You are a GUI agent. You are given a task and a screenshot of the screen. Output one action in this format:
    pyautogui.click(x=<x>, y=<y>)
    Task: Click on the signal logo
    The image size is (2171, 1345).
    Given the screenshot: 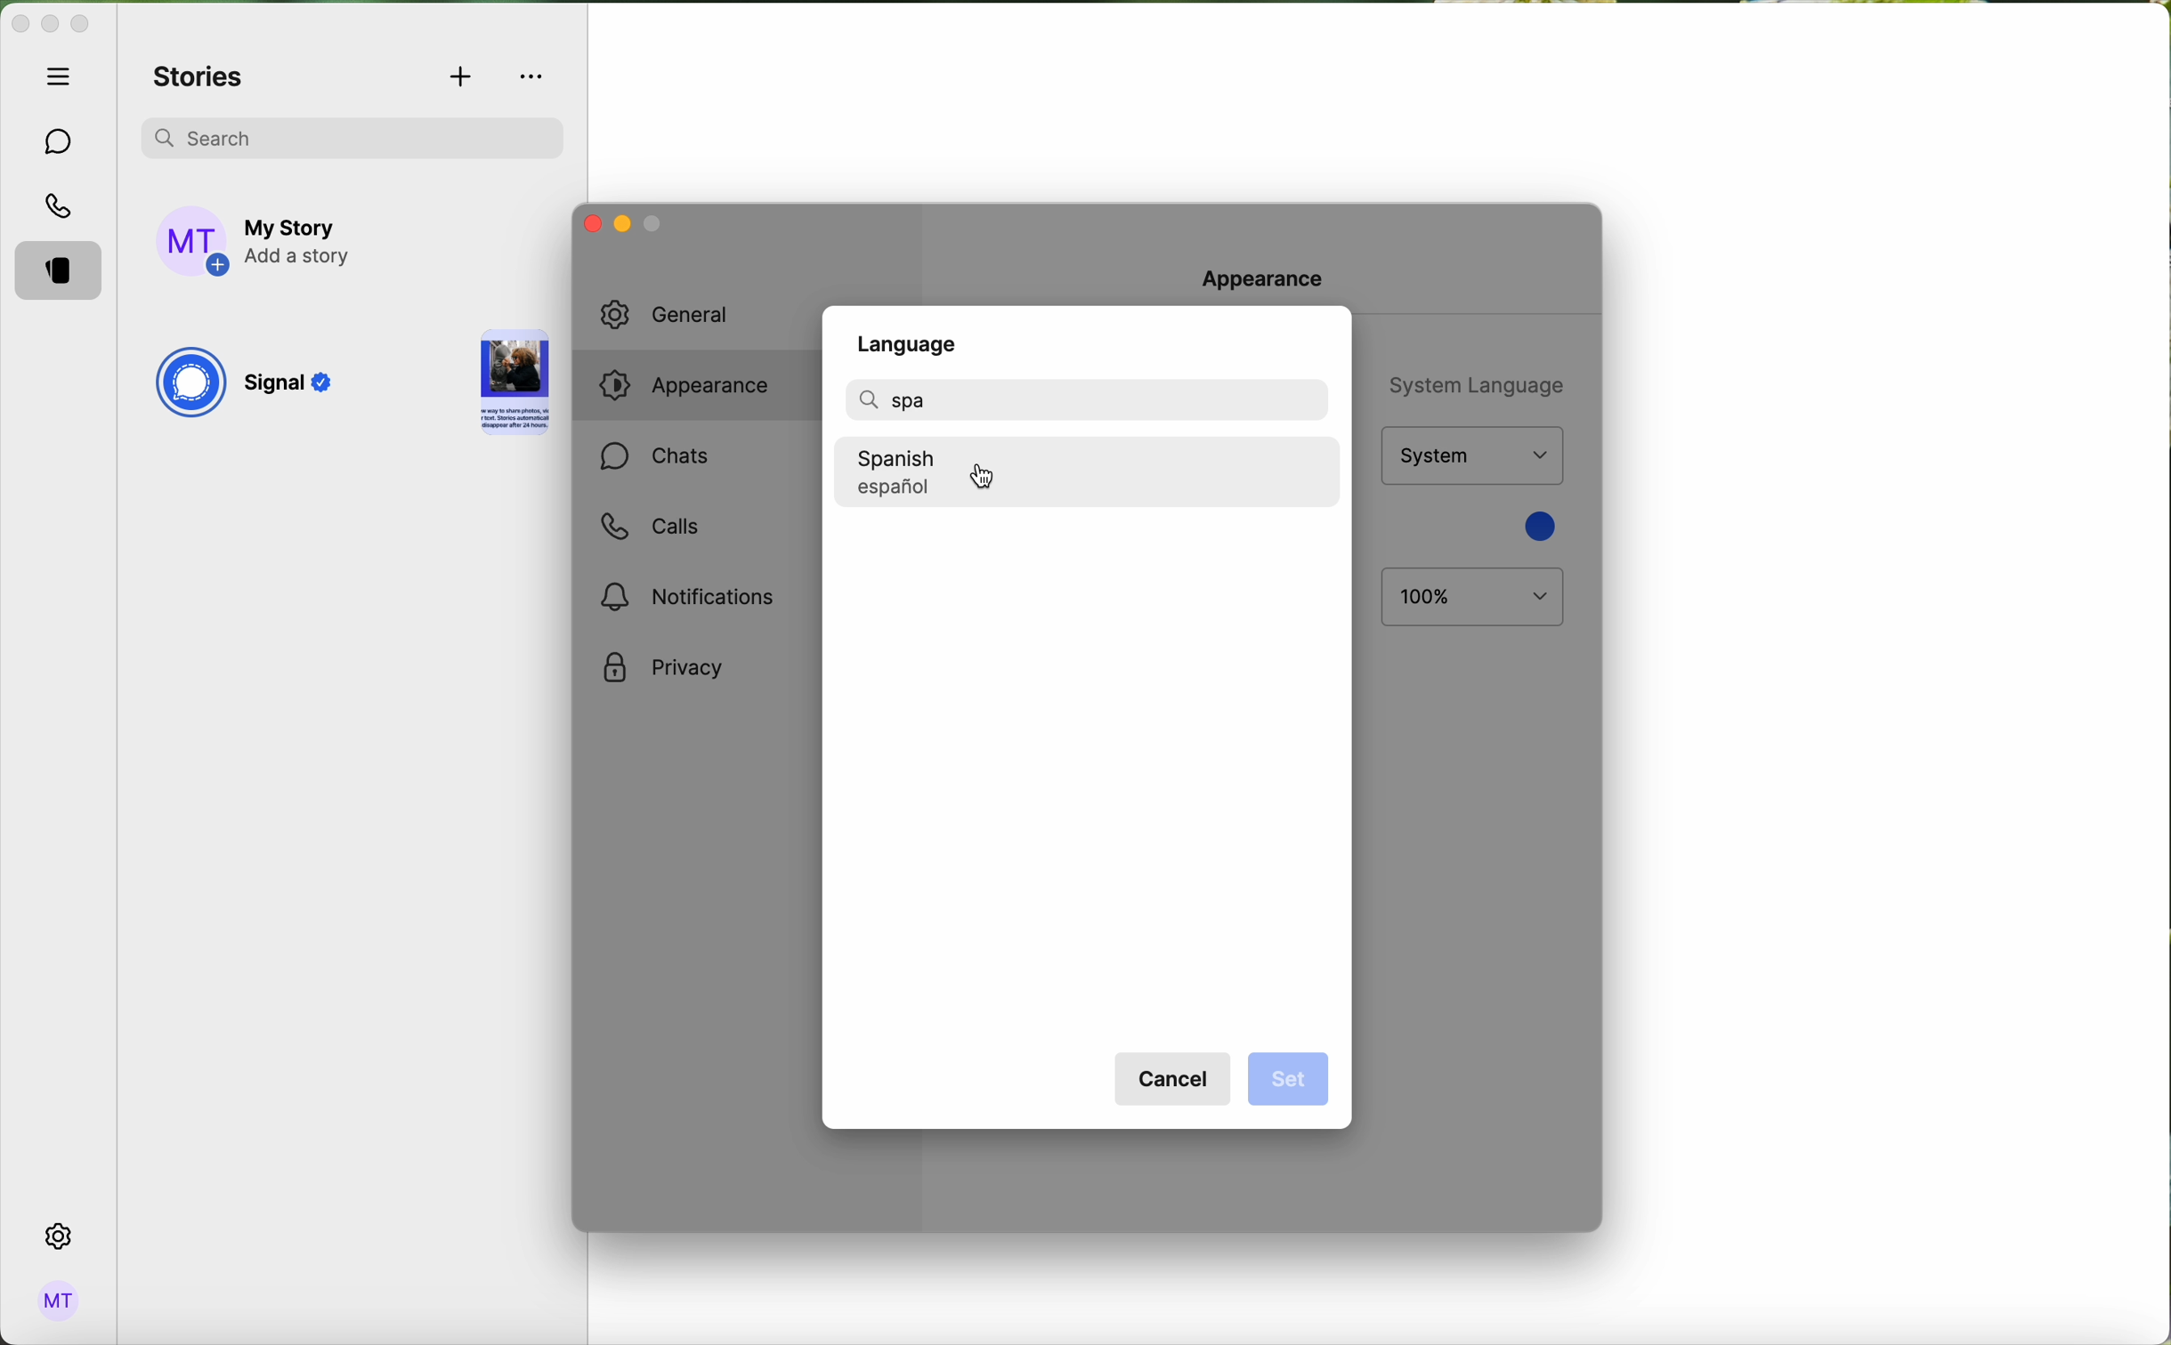 What is the action you would take?
    pyautogui.click(x=190, y=385)
    